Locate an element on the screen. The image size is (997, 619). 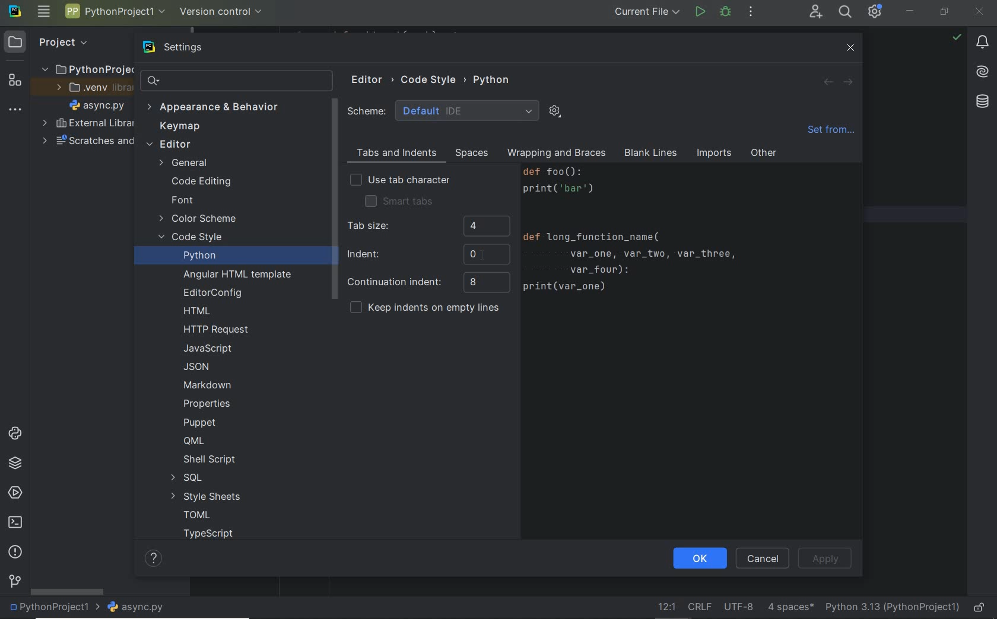
Appearance & Behavior is located at coordinates (213, 109).